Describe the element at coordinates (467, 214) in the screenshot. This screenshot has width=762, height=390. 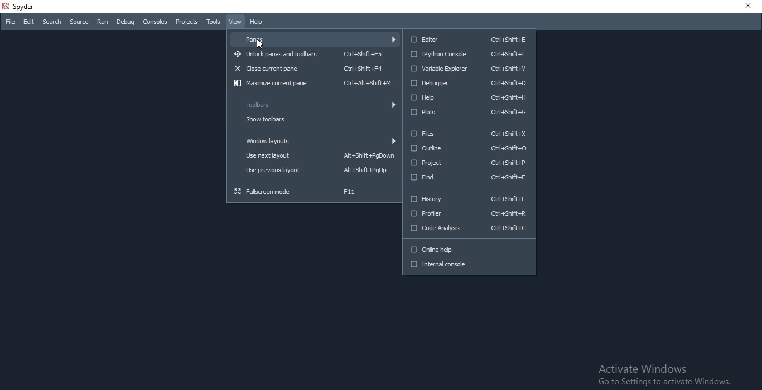
I see `Profiler` at that location.